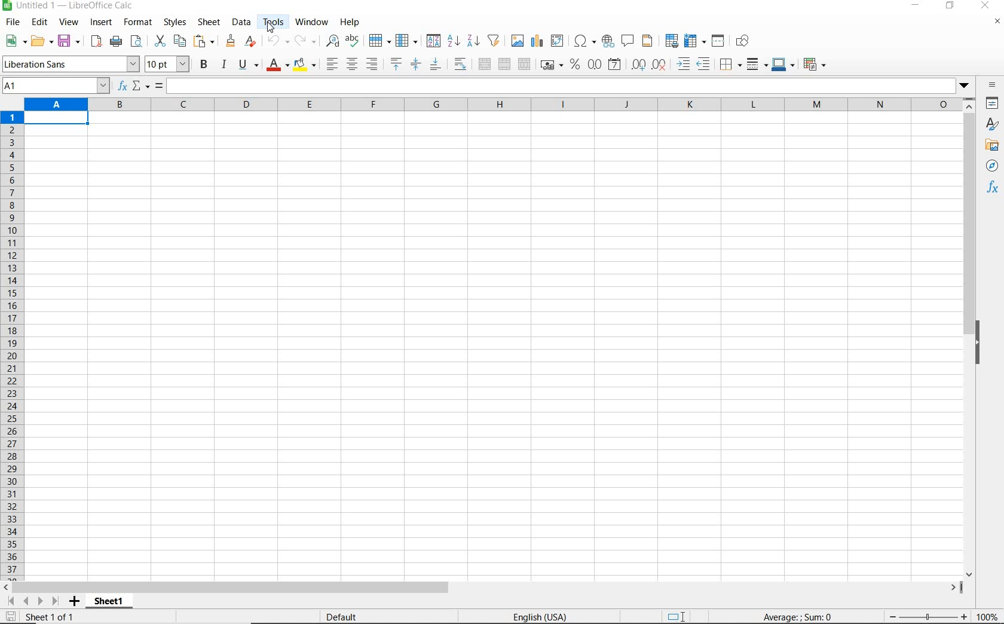 The image size is (1004, 624). What do you see at coordinates (728, 64) in the screenshot?
I see `borders` at bounding box center [728, 64].